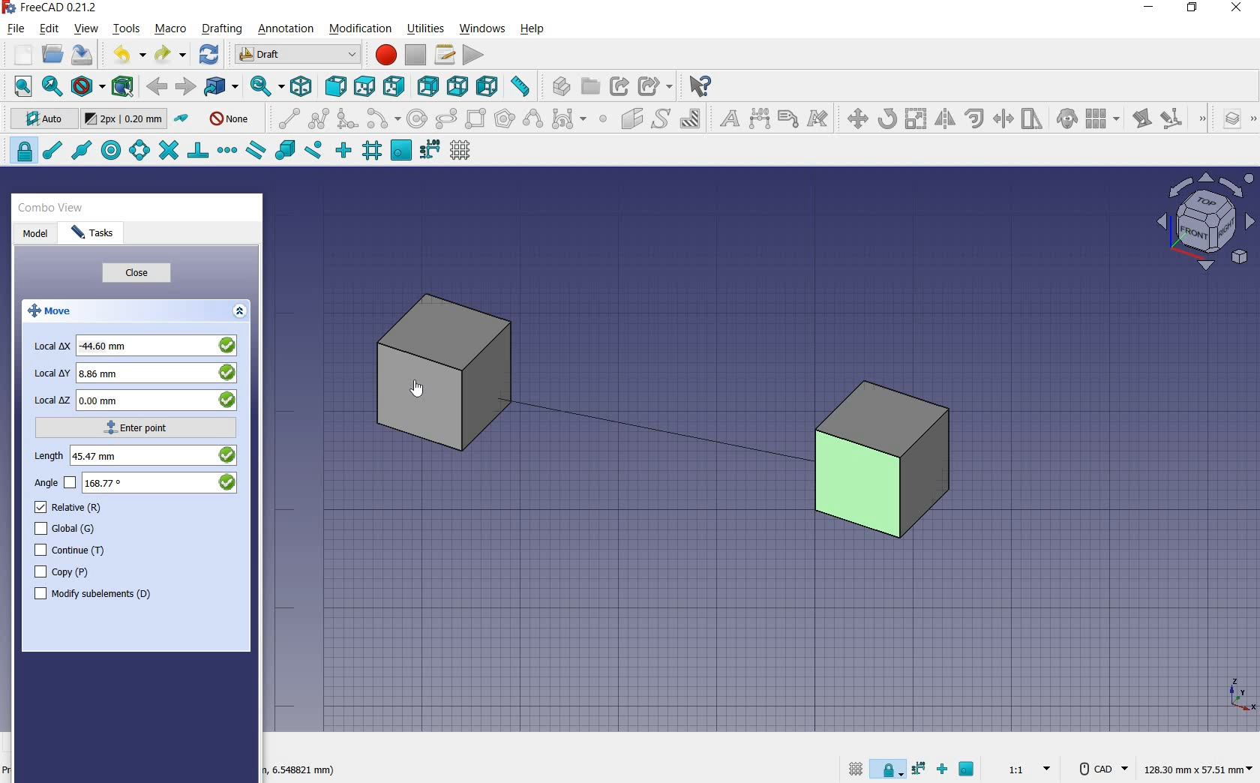 This screenshot has height=783, width=1260. What do you see at coordinates (1032, 119) in the screenshot?
I see `stretch` at bounding box center [1032, 119].